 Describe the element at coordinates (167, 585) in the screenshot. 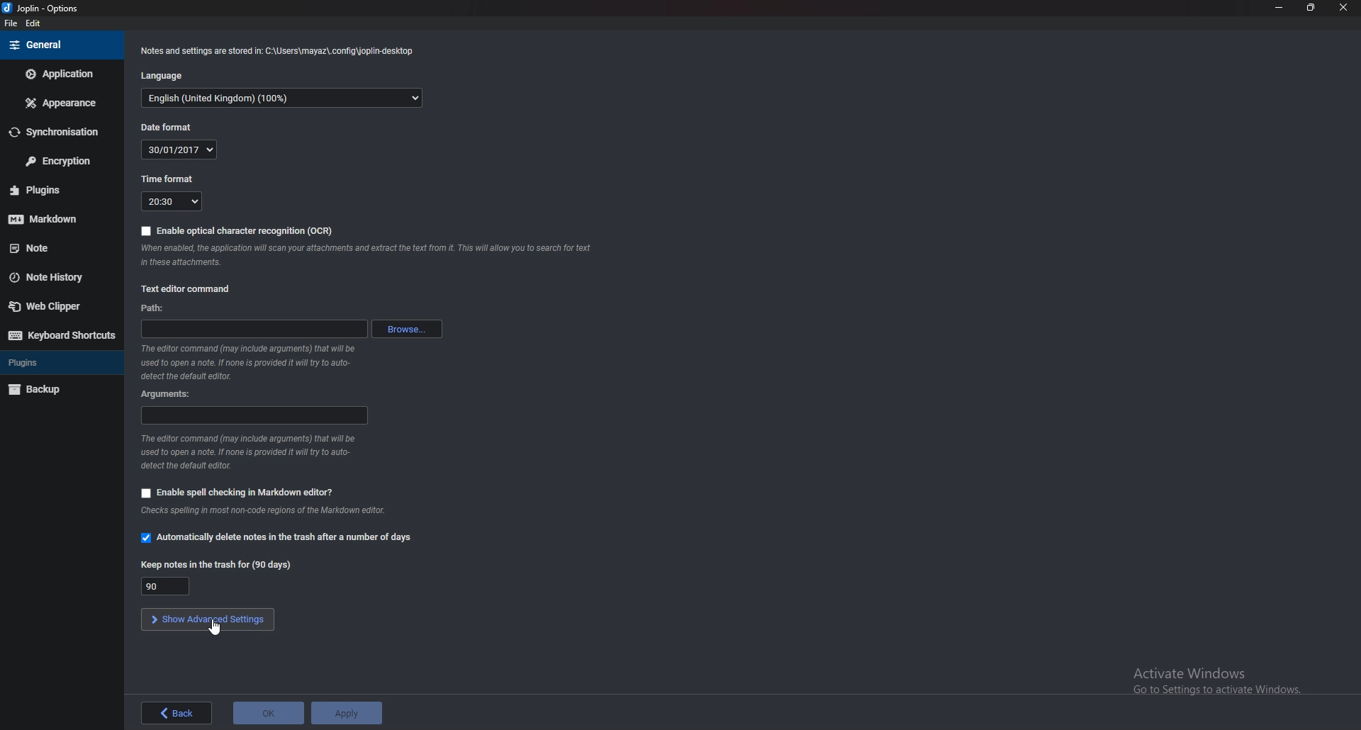

I see `90 days` at that location.